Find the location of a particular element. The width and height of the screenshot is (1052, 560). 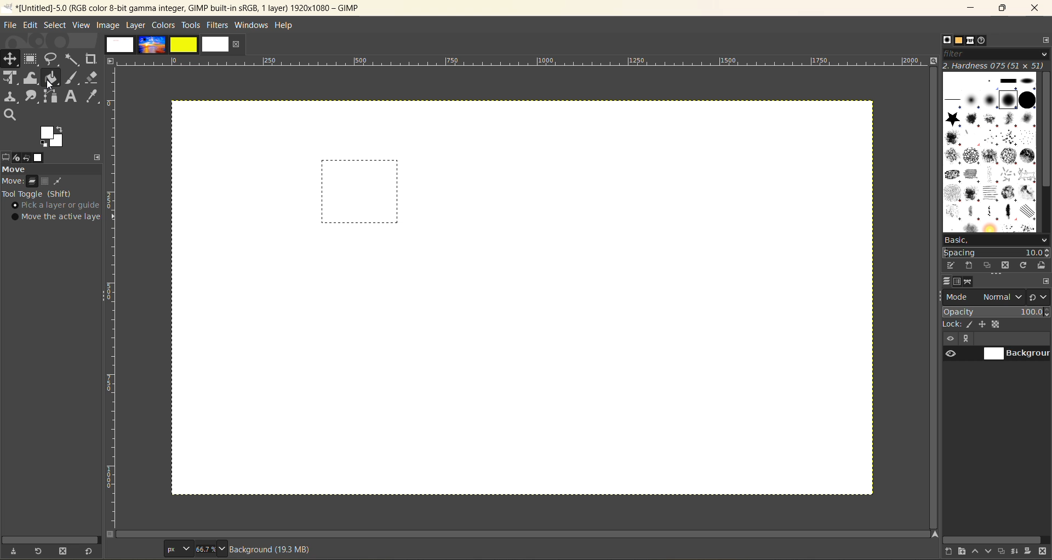

configure is located at coordinates (1044, 43).